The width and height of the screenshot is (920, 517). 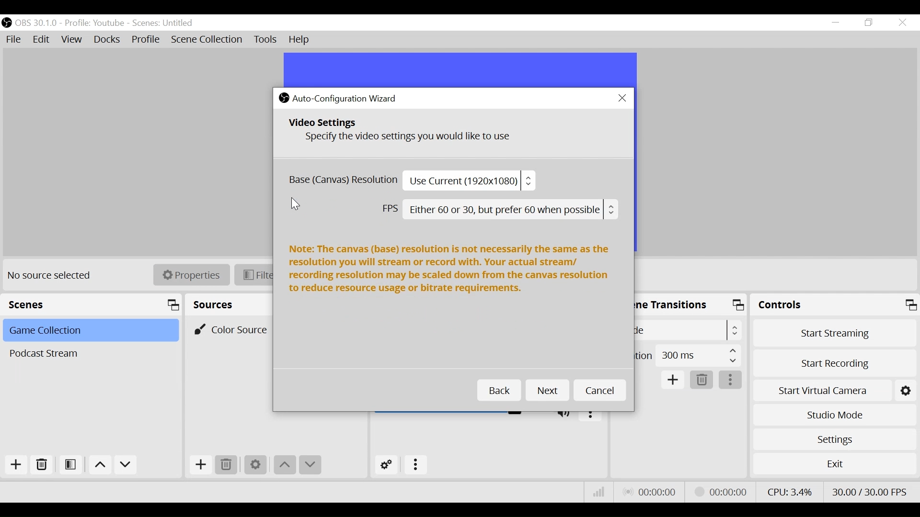 I want to click on move down, so click(x=126, y=465).